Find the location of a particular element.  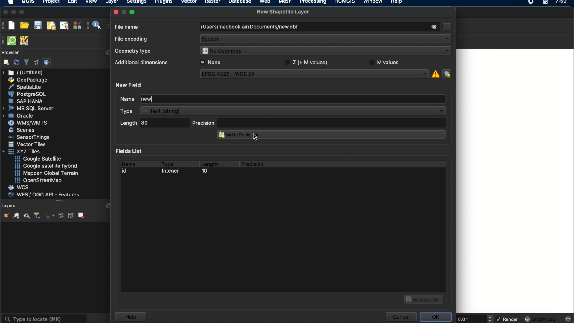

close is located at coordinates (115, 12).